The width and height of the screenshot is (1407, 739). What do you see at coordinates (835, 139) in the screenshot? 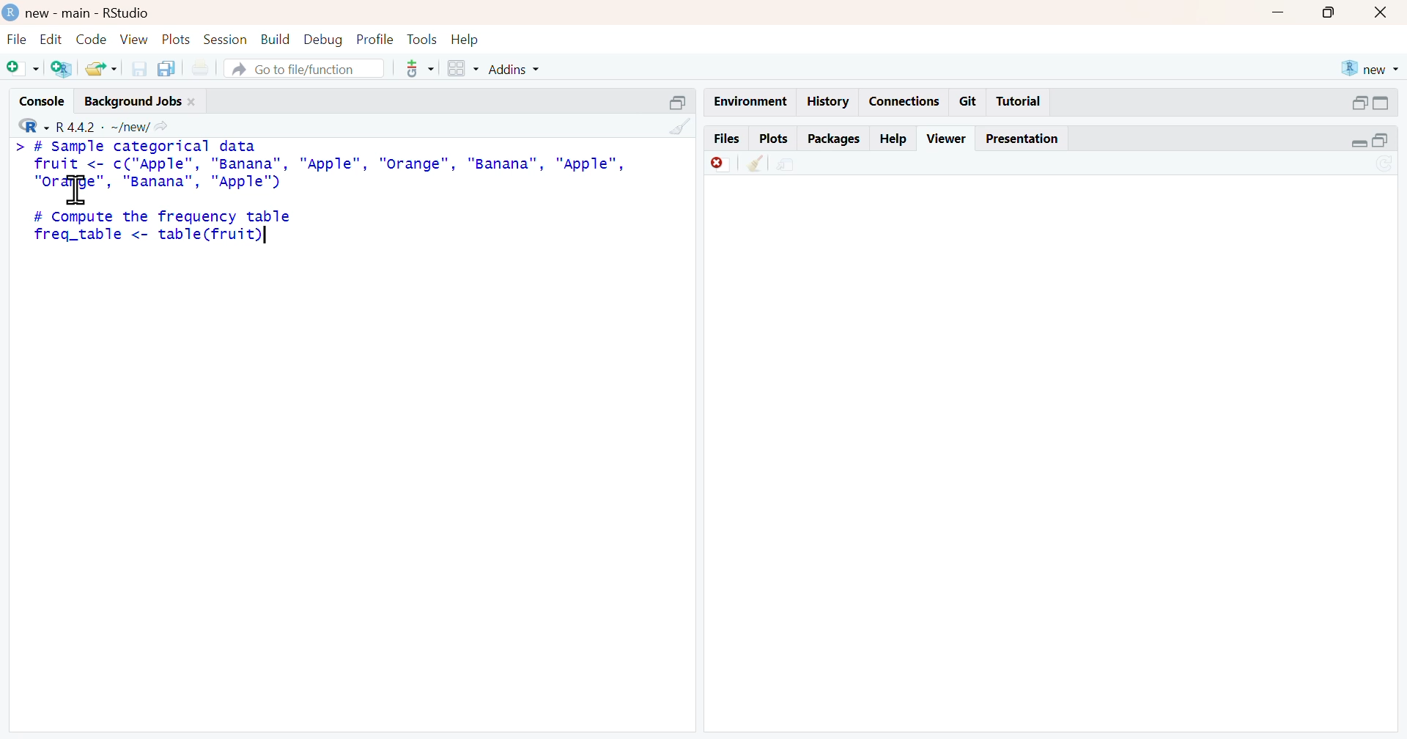
I see `packages` at bounding box center [835, 139].